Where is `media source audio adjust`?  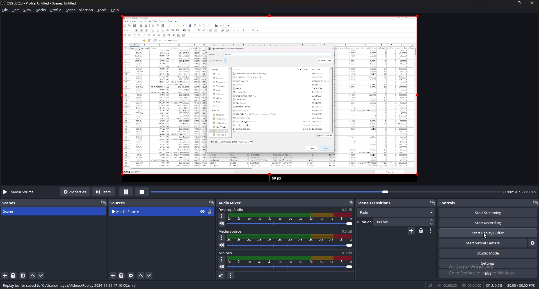 media source audio adjust is located at coordinates (291, 241).